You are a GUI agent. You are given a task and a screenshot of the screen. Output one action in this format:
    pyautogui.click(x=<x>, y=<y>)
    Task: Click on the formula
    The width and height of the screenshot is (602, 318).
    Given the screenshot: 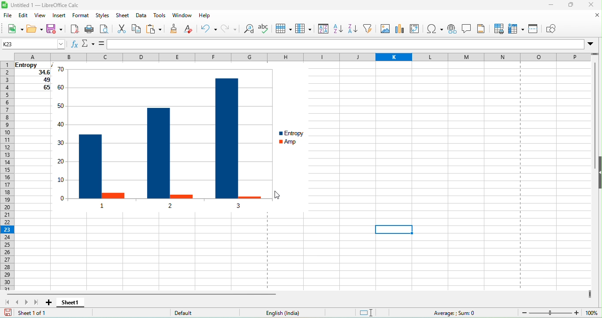 What is the action you would take?
    pyautogui.click(x=100, y=44)
    